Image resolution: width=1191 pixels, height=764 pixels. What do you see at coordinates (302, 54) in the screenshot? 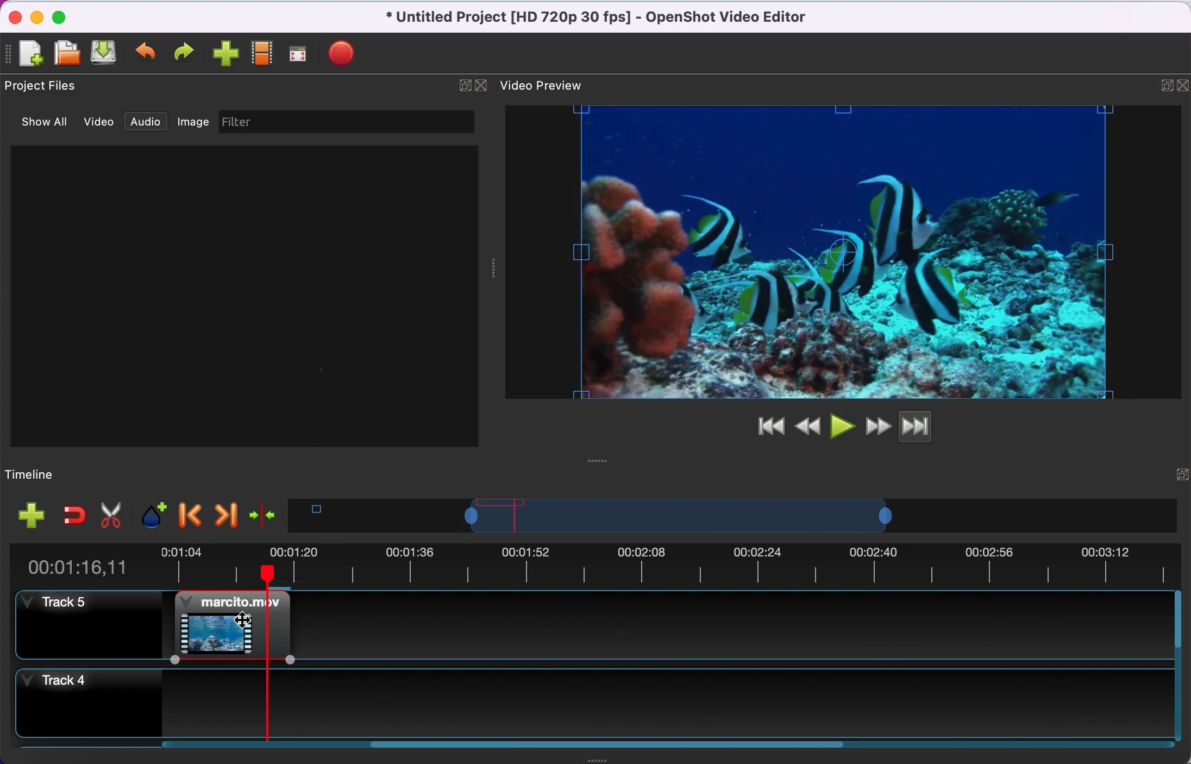
I see `full screen` at bounding box center [302, 54].